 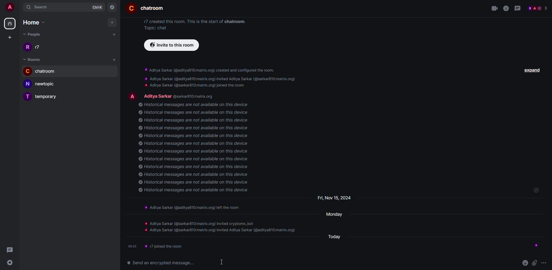 What do you see at coordinates (536, 244) in the screenshot?
I see `seen` at bounding box center [536, 244].